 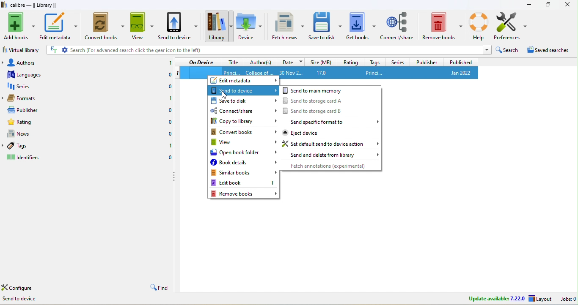 What do you see at coordinates (361, 25) in the screenshot?
I see `get books` at bounding box center [361, 25].